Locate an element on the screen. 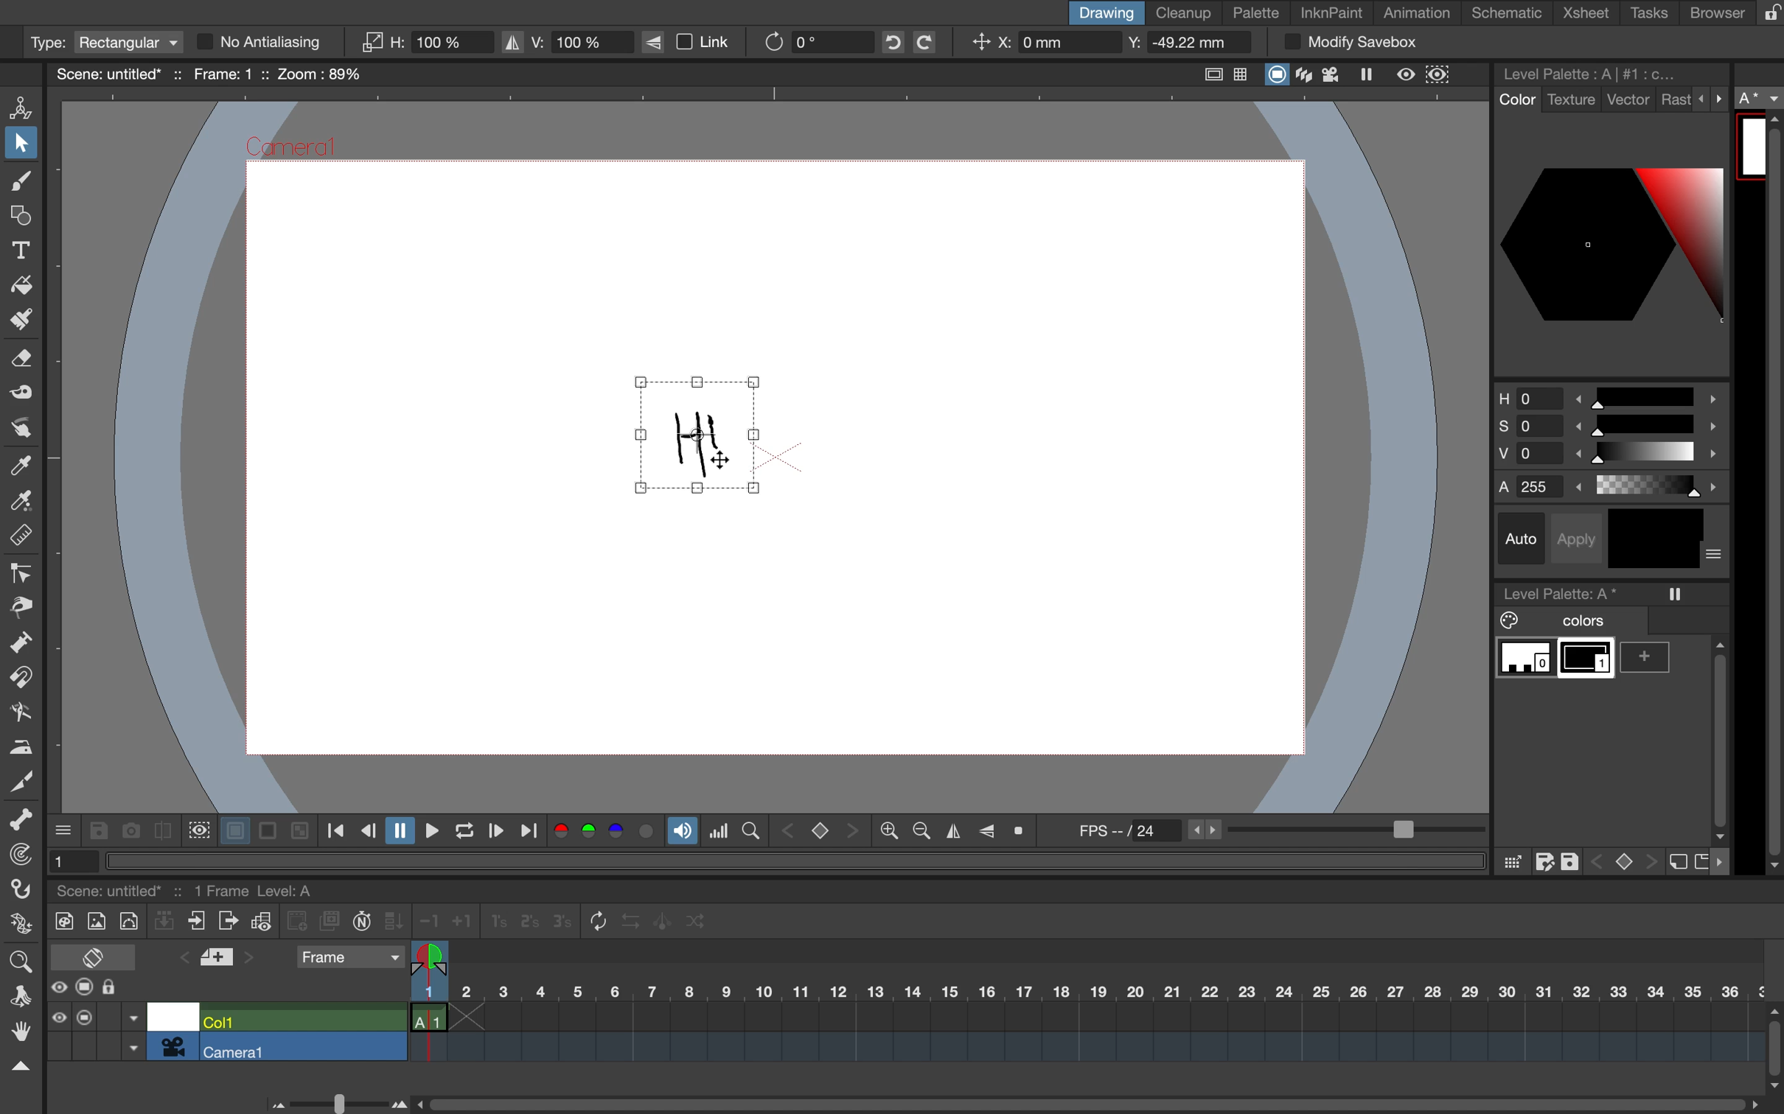  style picker tool is located at coordinates (21, 466).